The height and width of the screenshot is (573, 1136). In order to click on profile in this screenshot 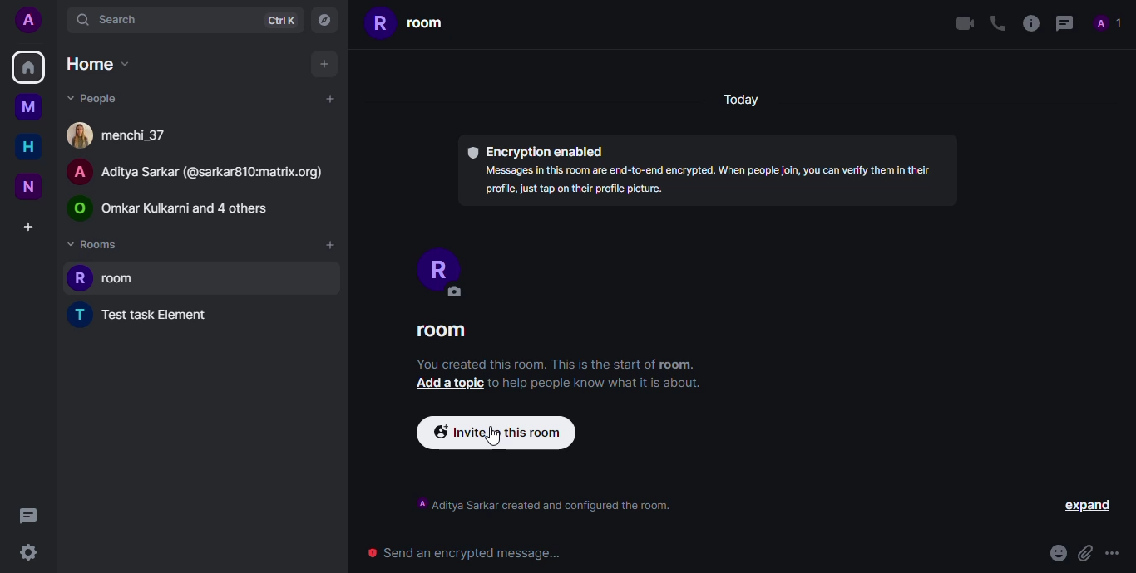, I will do `click(440, 269)`.